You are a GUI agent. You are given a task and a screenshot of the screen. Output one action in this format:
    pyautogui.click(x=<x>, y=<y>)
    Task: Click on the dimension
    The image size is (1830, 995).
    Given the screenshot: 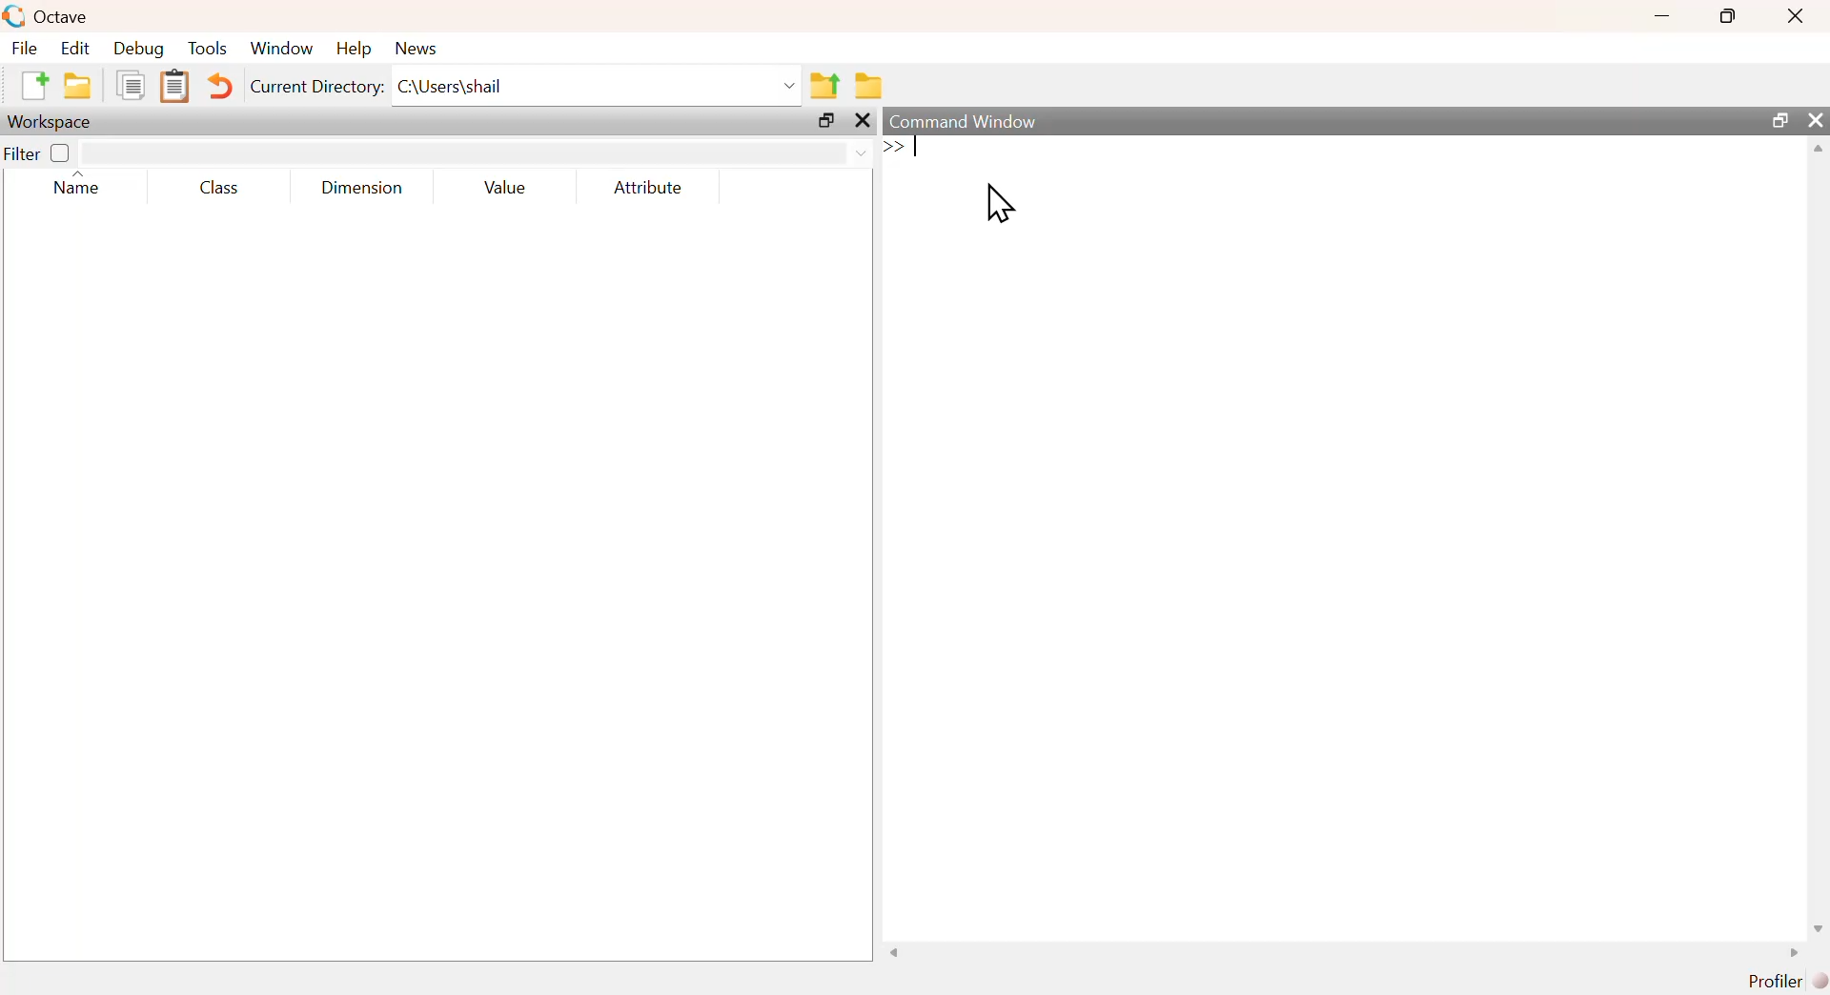 What is the action you would take?
    pyautogui.click(x=356, y=190)
    